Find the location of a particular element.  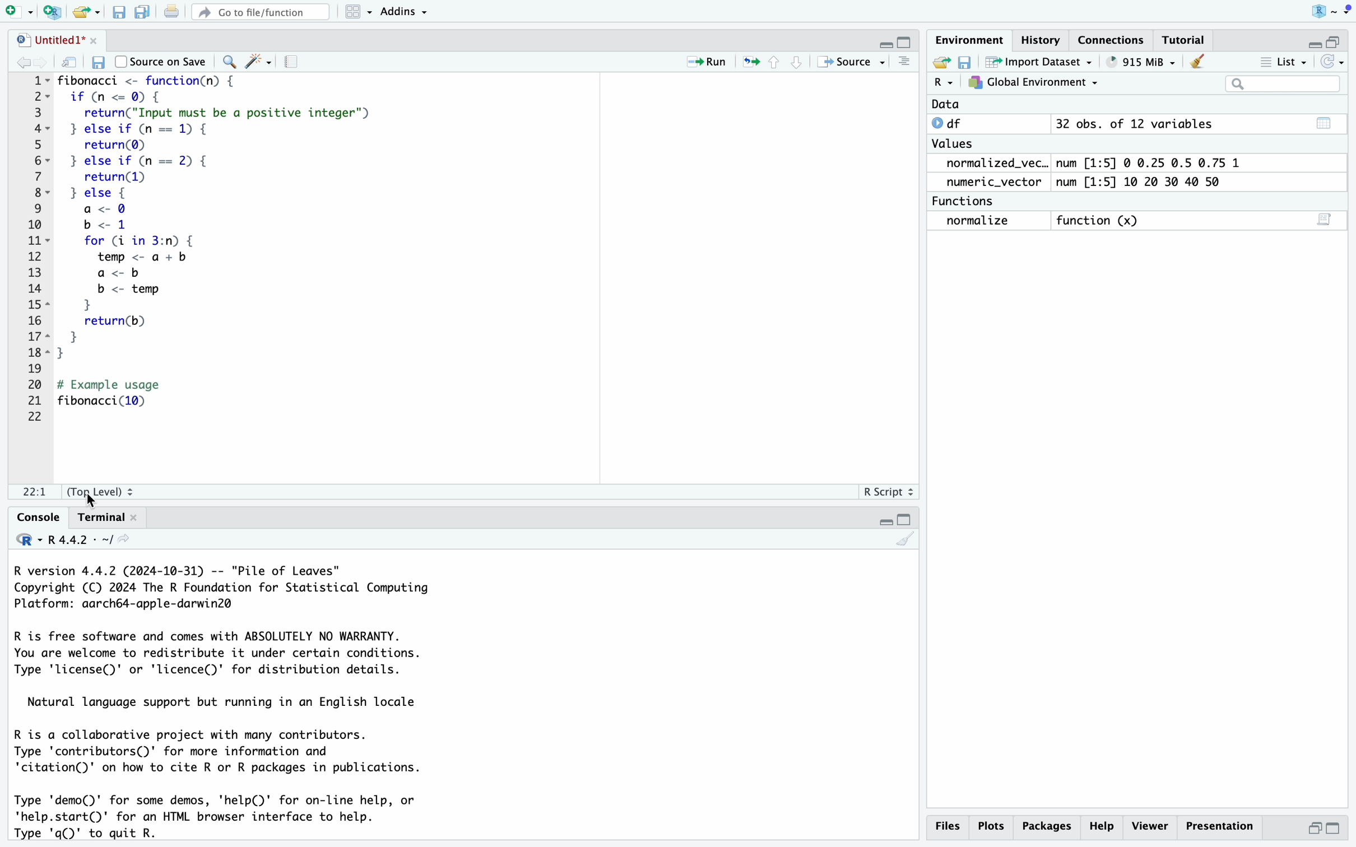

files is located at coordinates (948, 825).